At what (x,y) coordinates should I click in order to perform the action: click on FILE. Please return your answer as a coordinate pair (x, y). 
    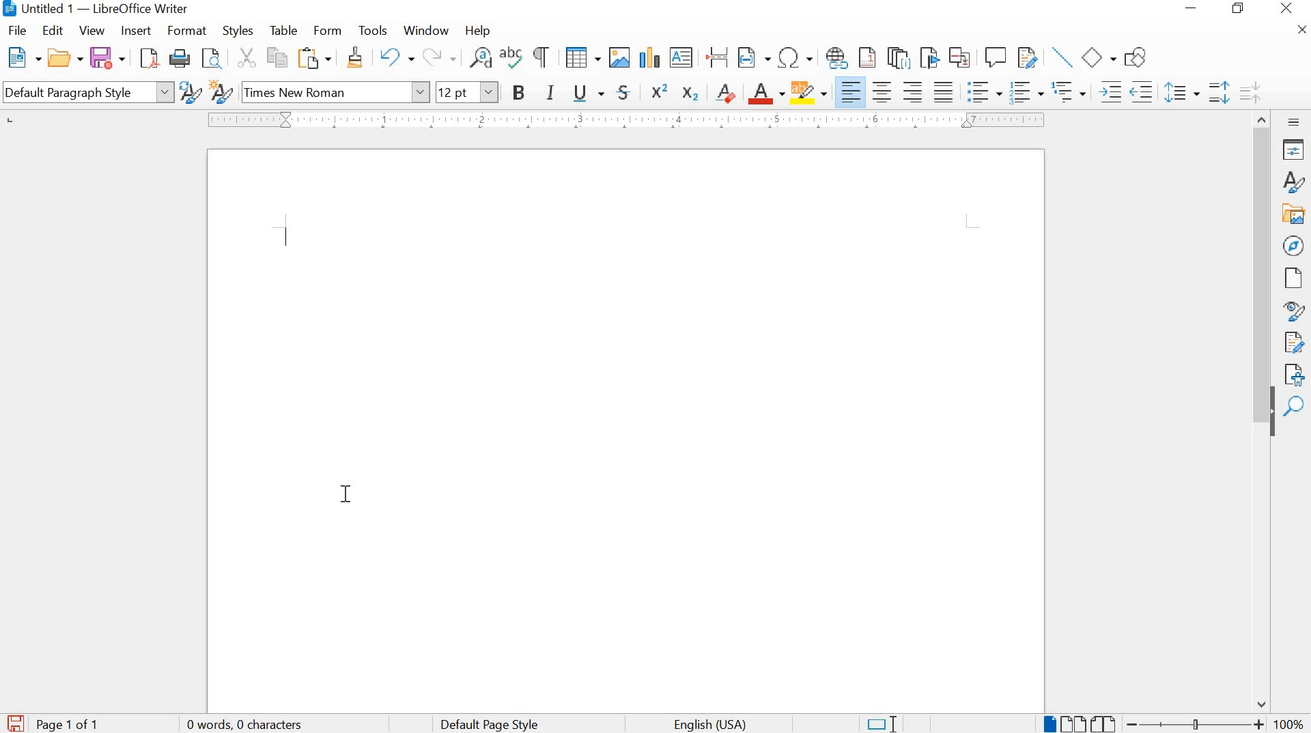
    Looking at the image, I should click on (19, 31).